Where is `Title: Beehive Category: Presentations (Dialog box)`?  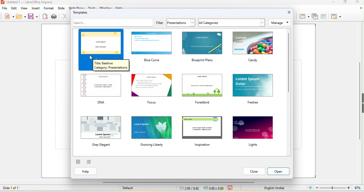
Title: Beehive Category: Presentations (Dialog box) is located at coordinates (111, 65).